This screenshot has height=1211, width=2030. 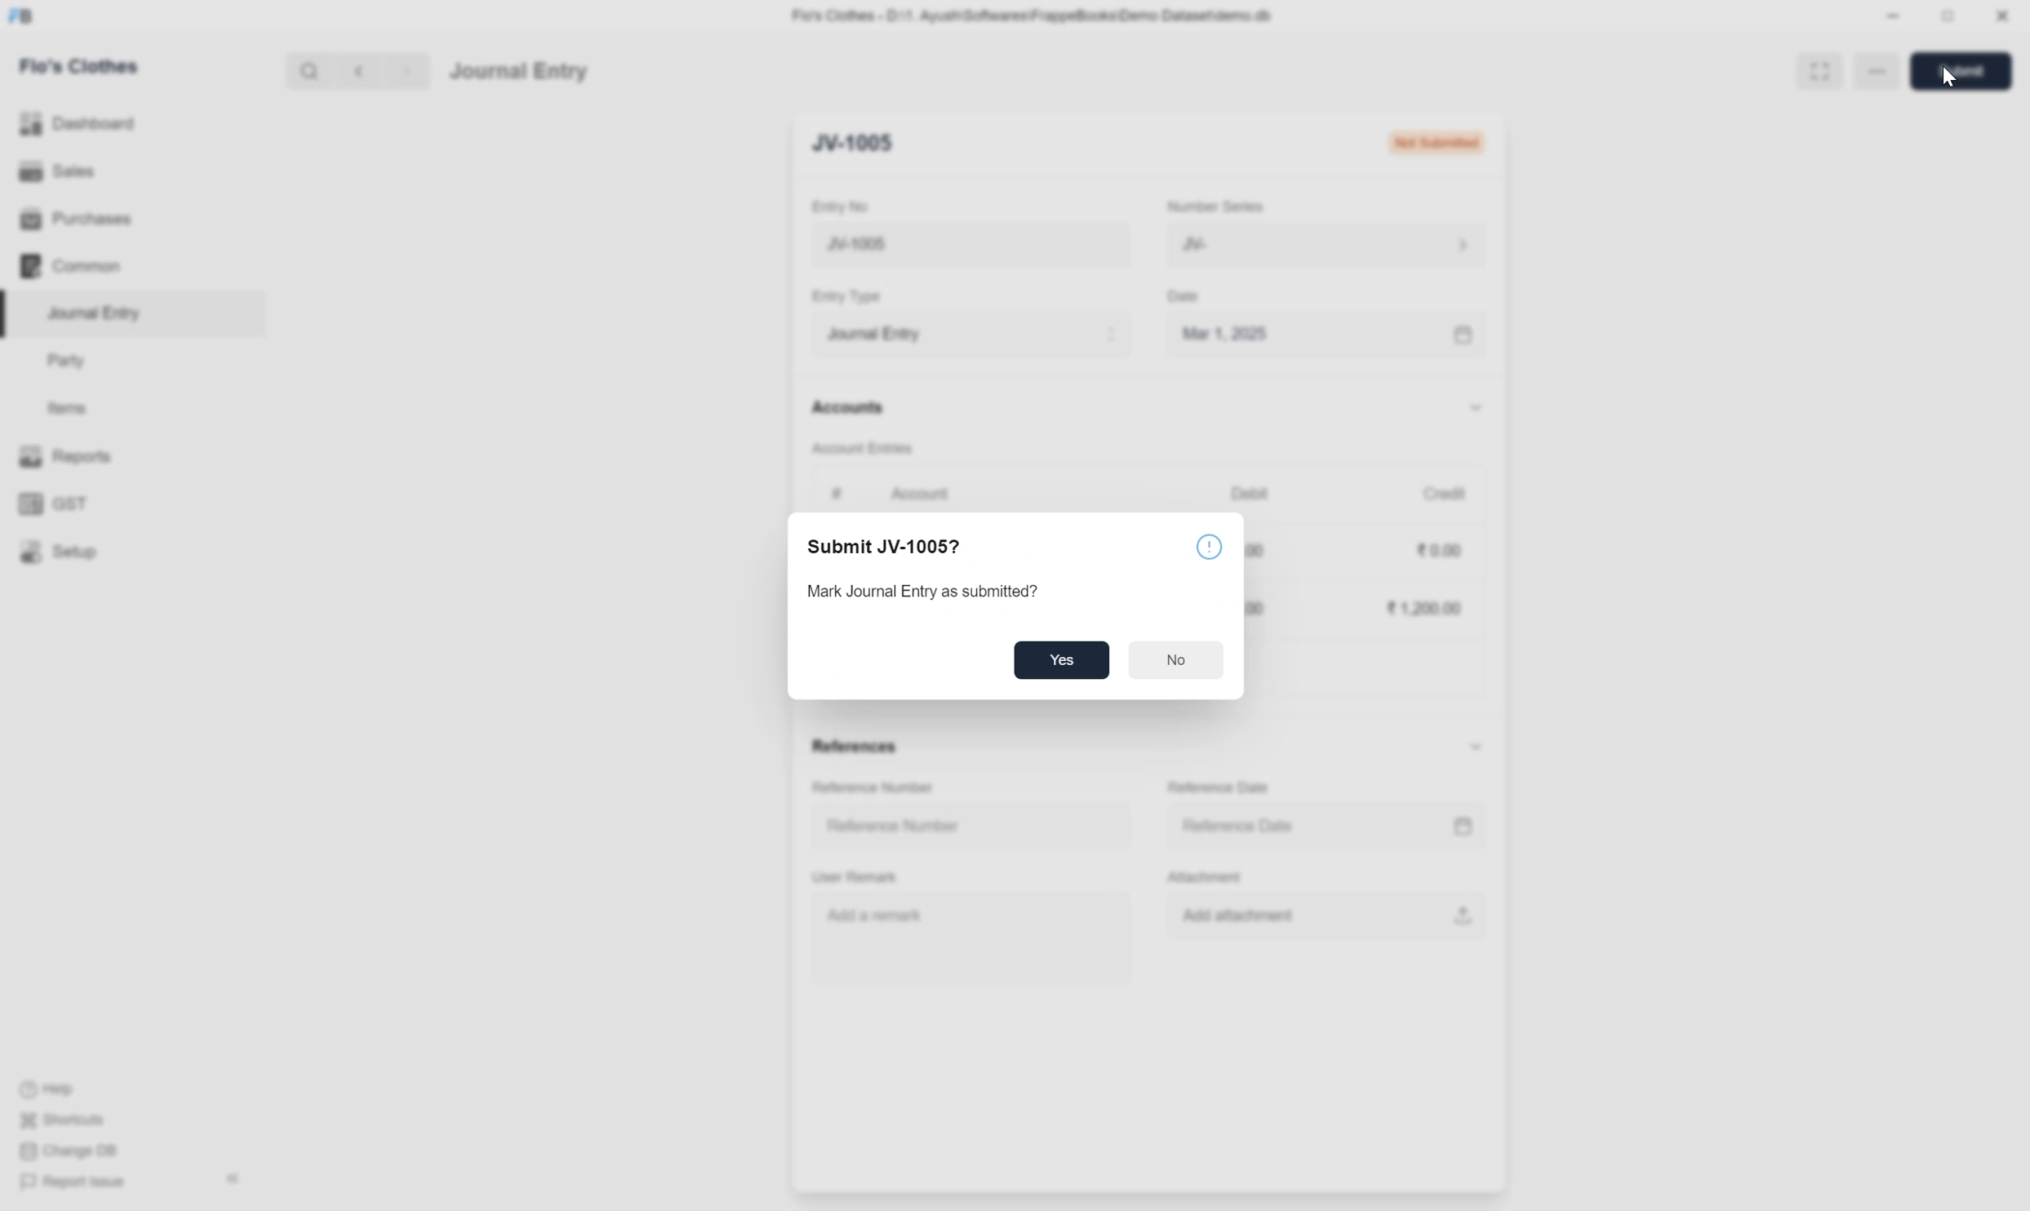 I want to click on upload, so click(x=1459, y=915).